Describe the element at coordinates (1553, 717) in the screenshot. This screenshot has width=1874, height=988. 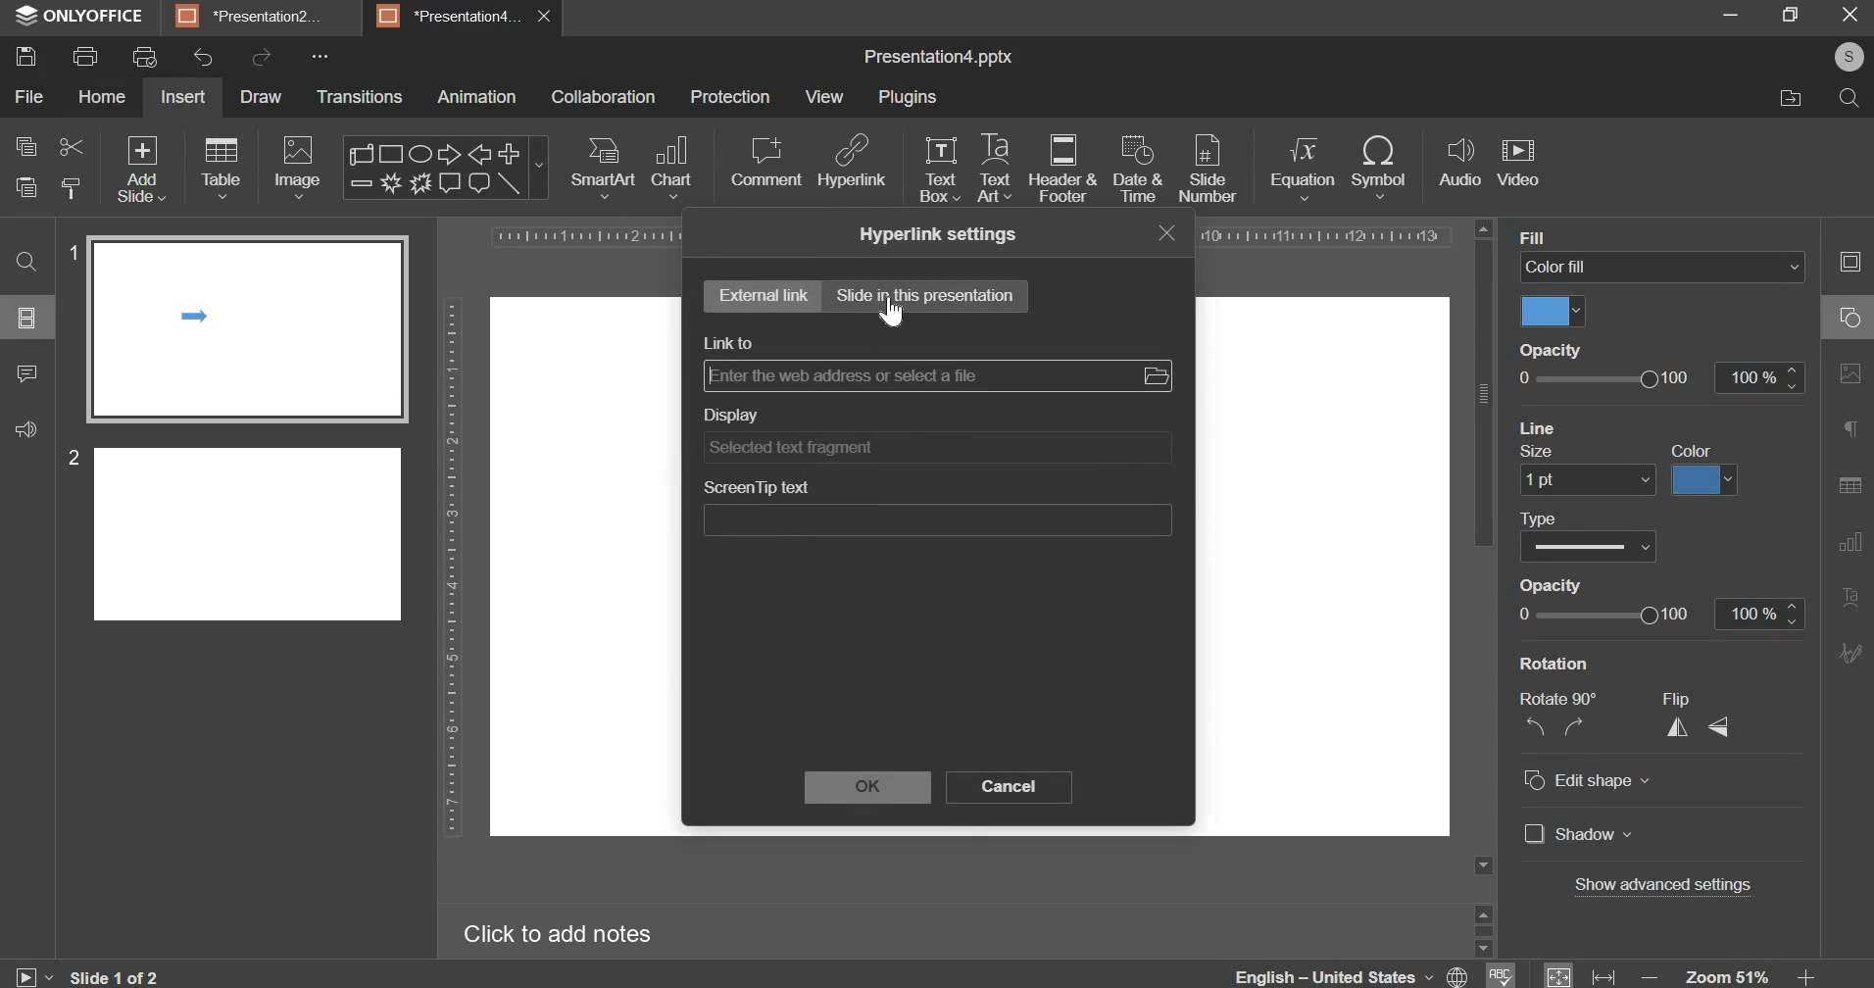
I see `Rotate 90°
NZ` at that location.